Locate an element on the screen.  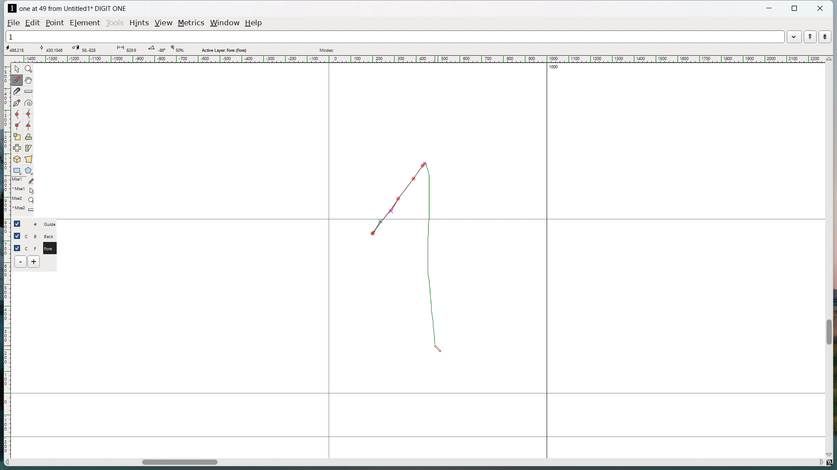
add a curve point is located at coordinates (17, 114).